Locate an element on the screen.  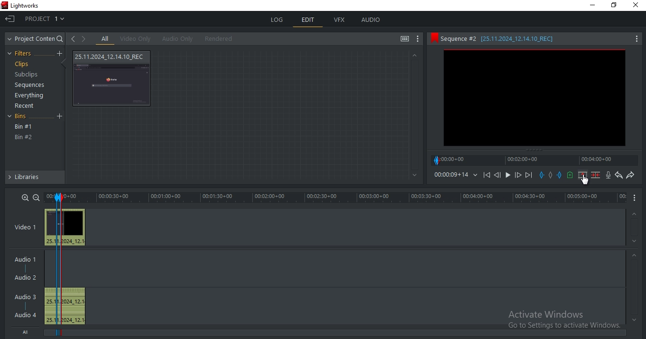
Audio 3 is located at coordinates (24, 296).